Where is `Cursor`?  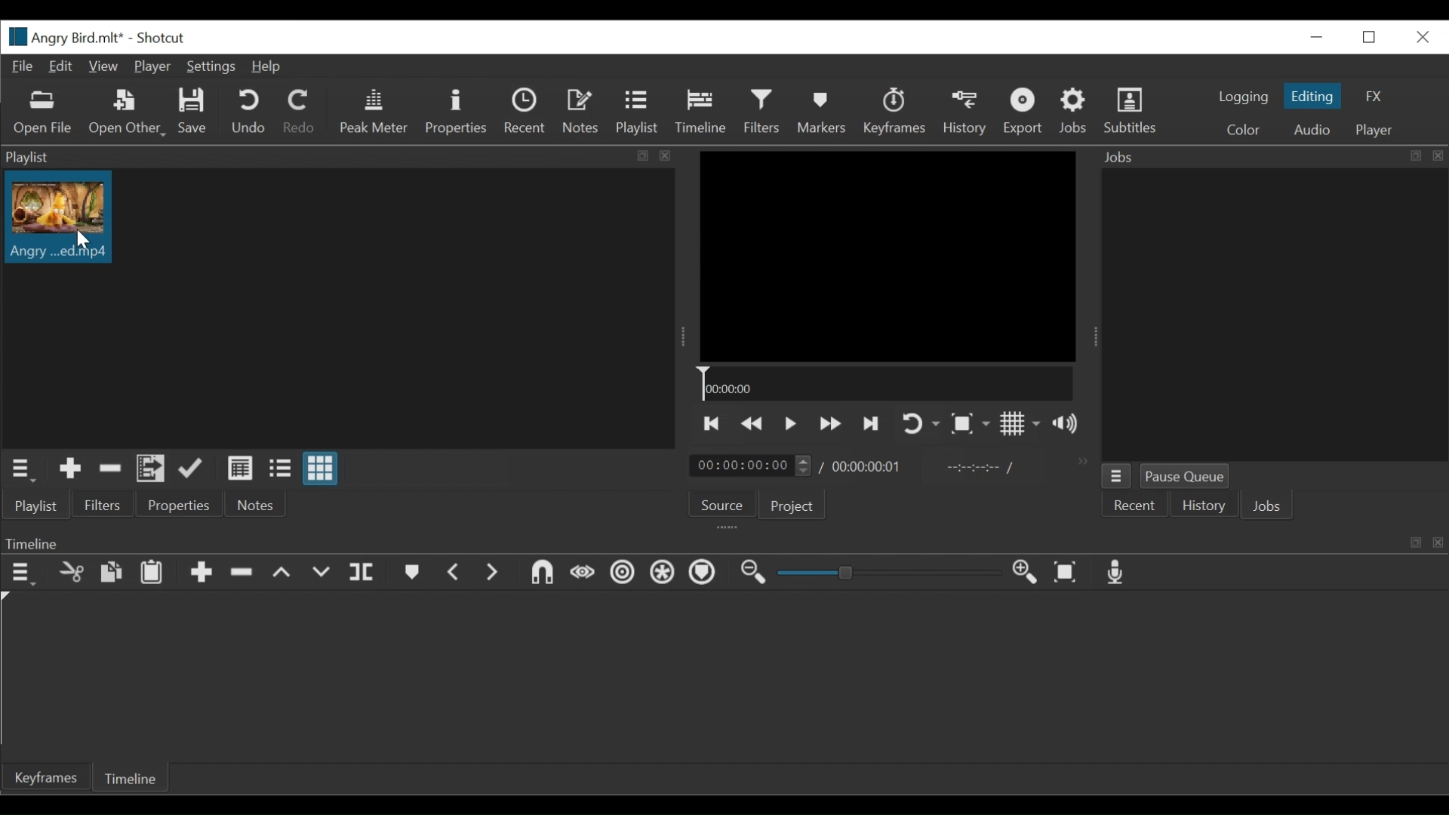
Cursor is located at coordinates (81, 241).